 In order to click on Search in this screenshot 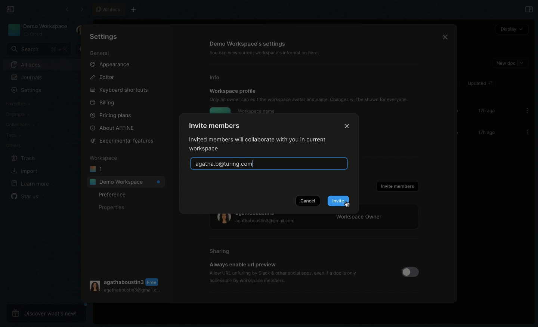, I will do `click(38, 49)`.